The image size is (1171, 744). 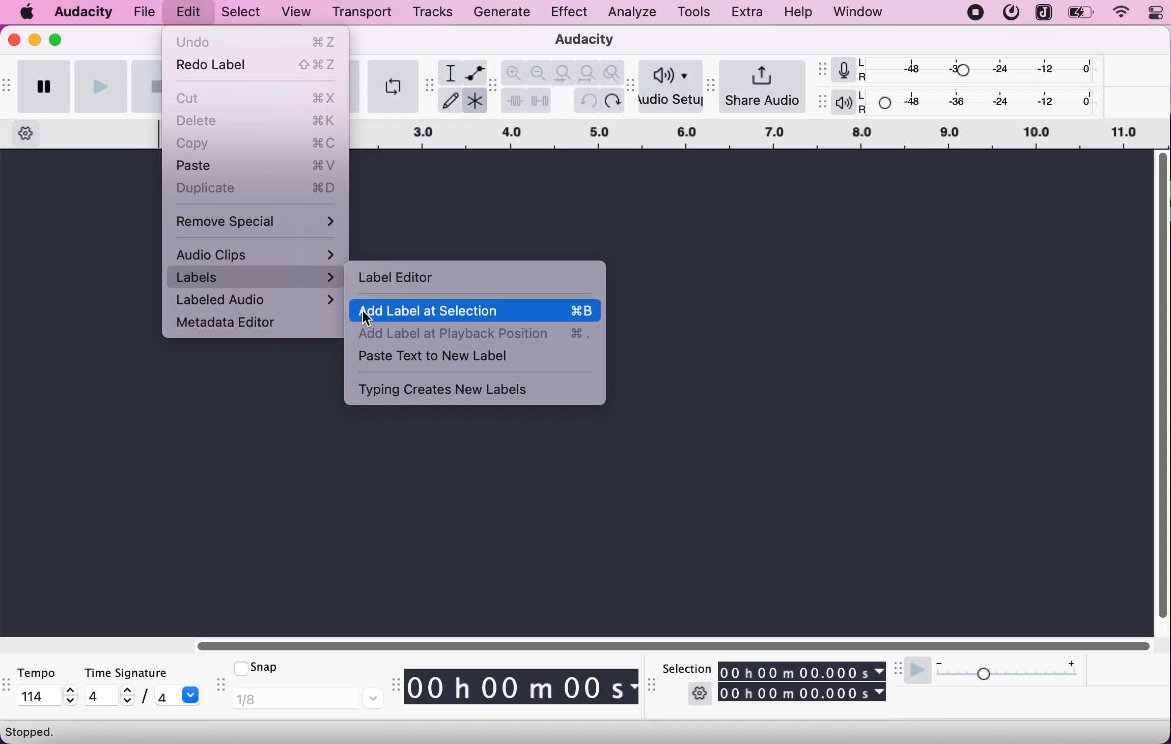 What do you see at coordinates (564, 72) in the screenshot?
I see `fit selection to width` at bounding box center [564, 72].